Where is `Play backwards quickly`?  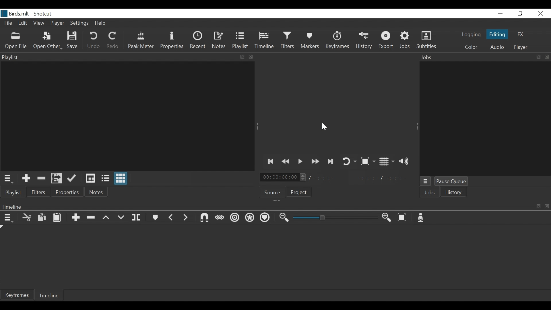
Play backwards quickly is located at coordinates (287, 162).